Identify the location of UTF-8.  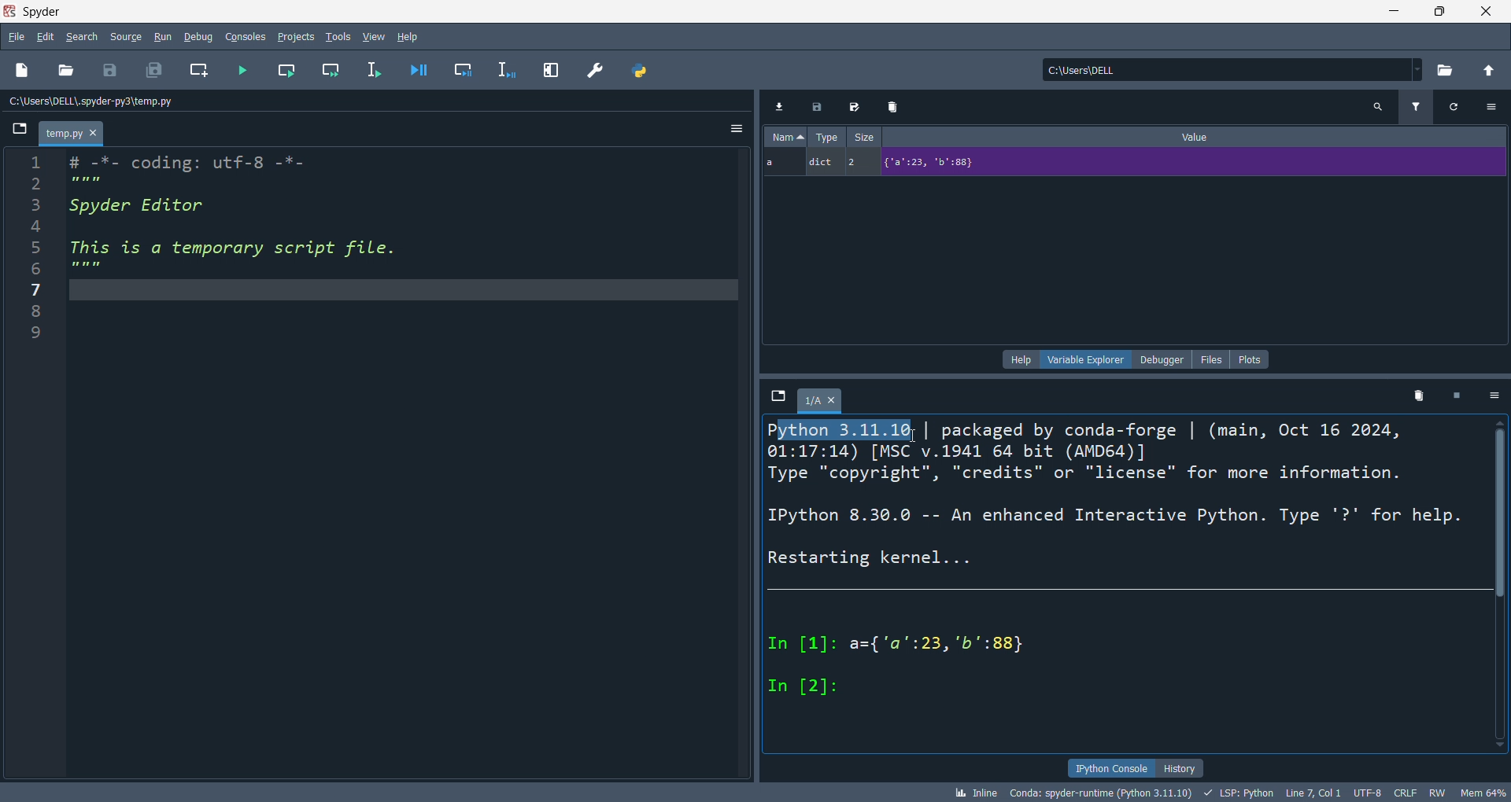
(1365, 793).